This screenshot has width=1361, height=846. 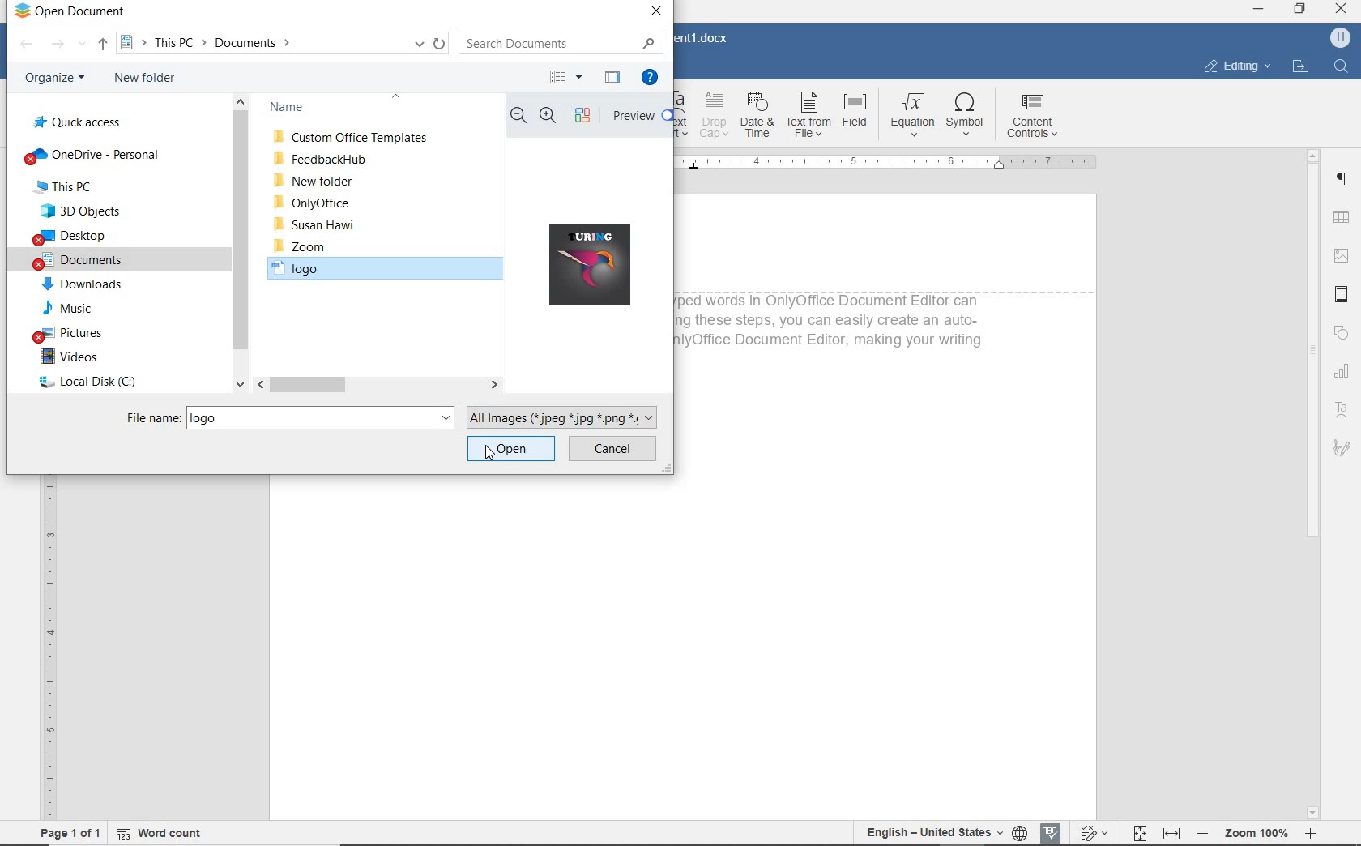 What do you see at coordinates (1171, 833) in the screenshot?
I see `FIT TO WIDTH` at bounding box center [1171, 833].